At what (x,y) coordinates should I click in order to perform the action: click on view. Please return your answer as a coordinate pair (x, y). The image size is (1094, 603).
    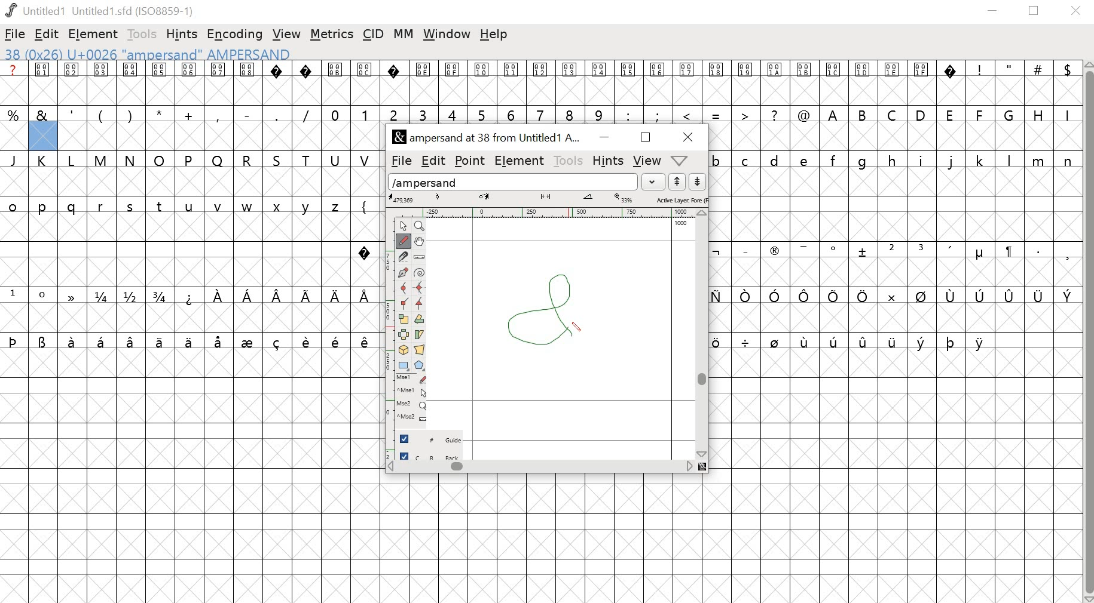
    Looking at the image, I should click on (648, 160).